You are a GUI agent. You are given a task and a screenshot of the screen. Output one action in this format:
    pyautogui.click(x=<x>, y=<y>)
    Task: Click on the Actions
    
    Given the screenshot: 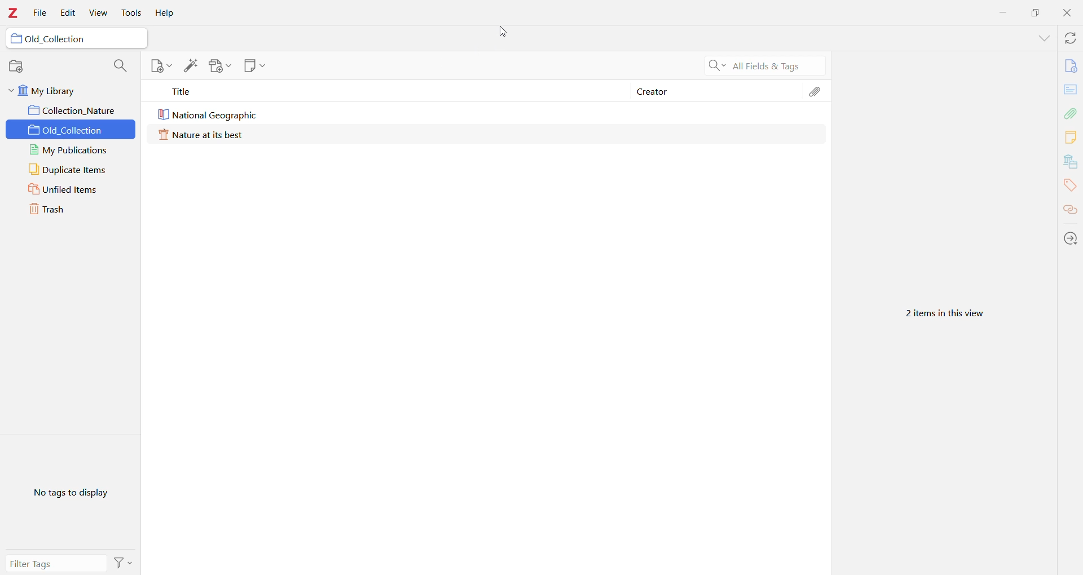 What is the action you would take?
    pyautogui.click(x=125, y=562)
    